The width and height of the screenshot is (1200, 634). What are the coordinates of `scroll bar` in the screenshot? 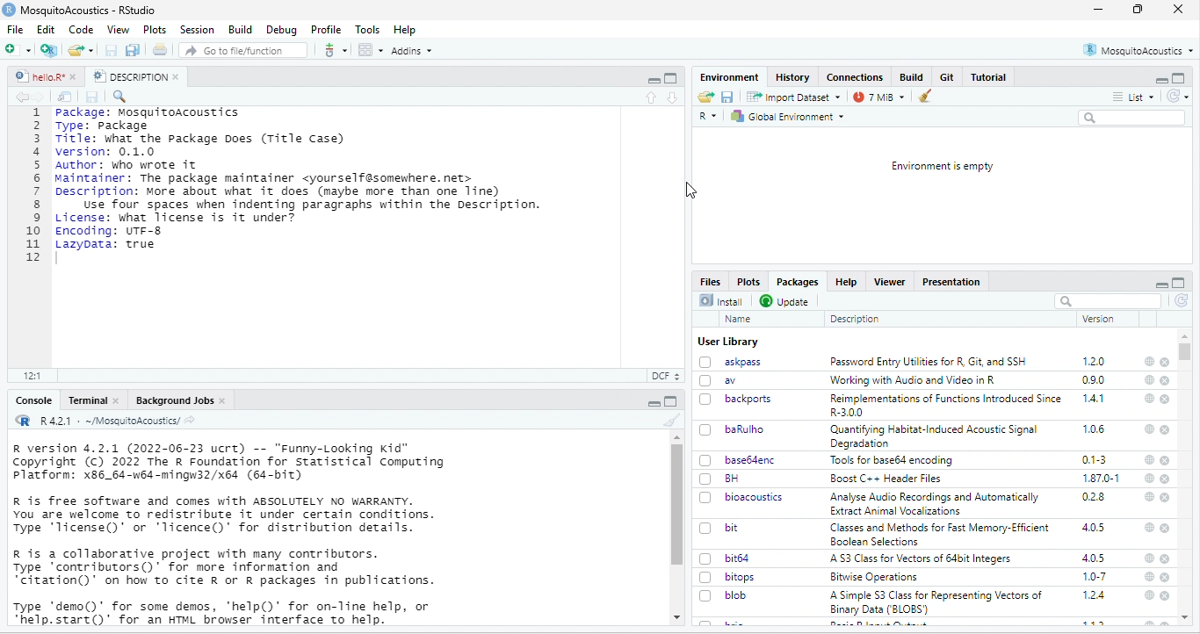 It's located at (678, 505).